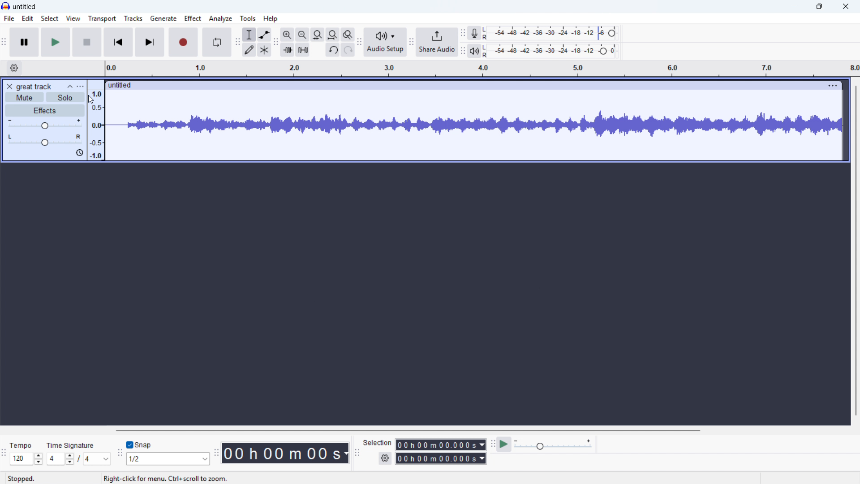  I want to click on Collapse , so click(69, 86).